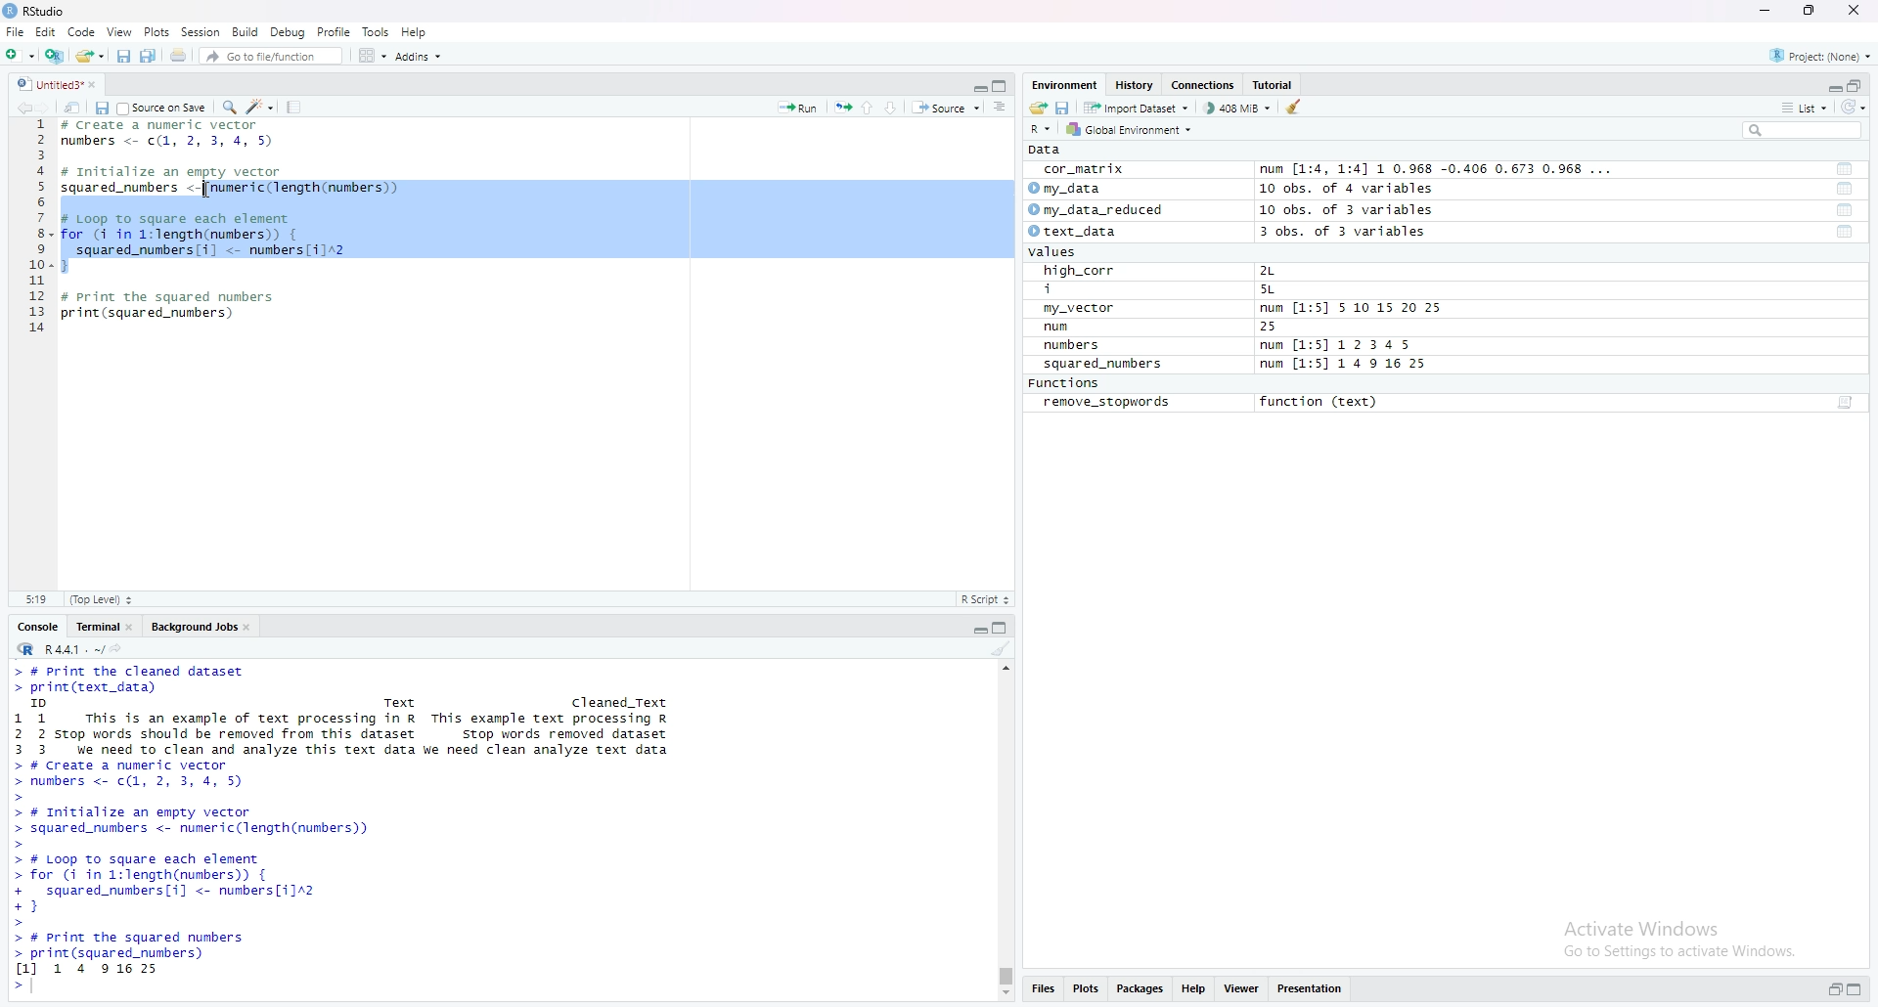 Image resolution: width=1878 pixels, height=1007 pixels. What do you see at coordinates (101, 599) in the screenshot?
I see `(Top Level)` at bounding box center [101, 599].